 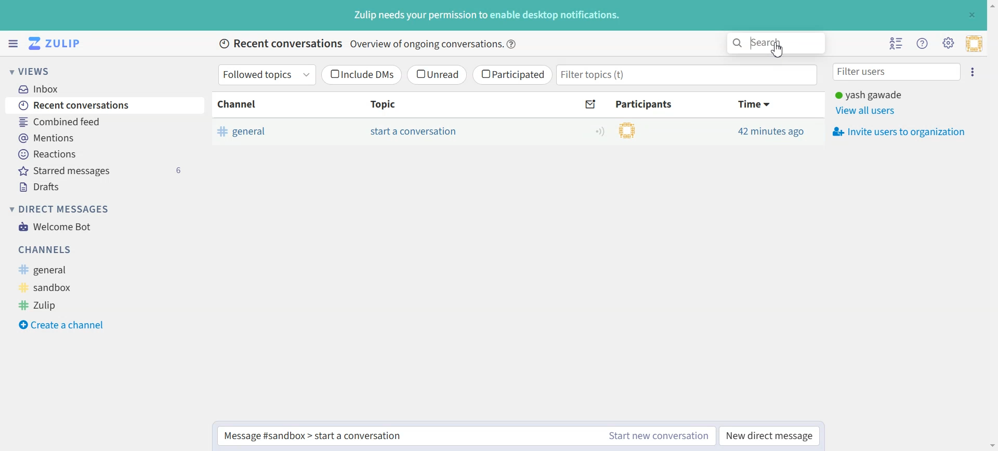 I want to click on Reactions, so click(x=103, y=154).